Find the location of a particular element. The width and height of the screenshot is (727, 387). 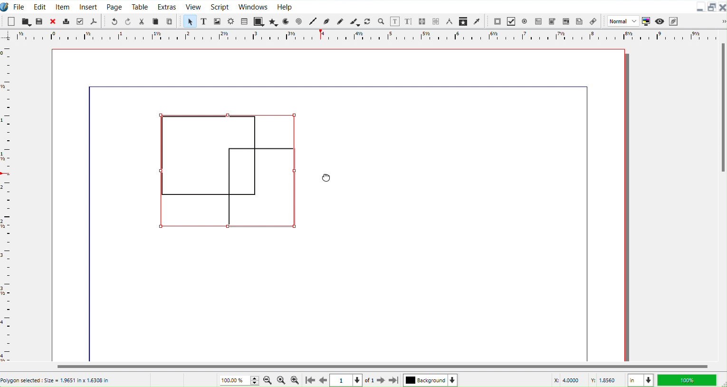

Edit contents of frame is located at coordinates (395, 21).